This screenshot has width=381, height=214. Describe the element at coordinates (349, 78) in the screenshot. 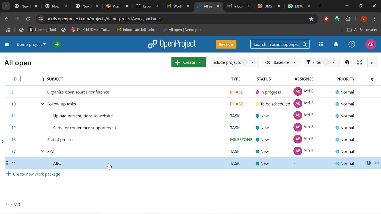

I see `Priority` at that location.